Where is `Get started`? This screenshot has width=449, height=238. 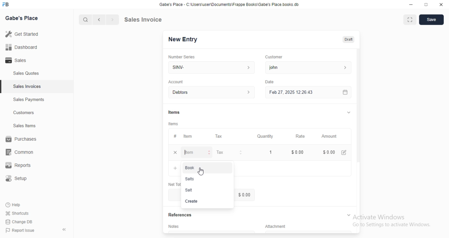
Get started is located at coordinates (23, 34).